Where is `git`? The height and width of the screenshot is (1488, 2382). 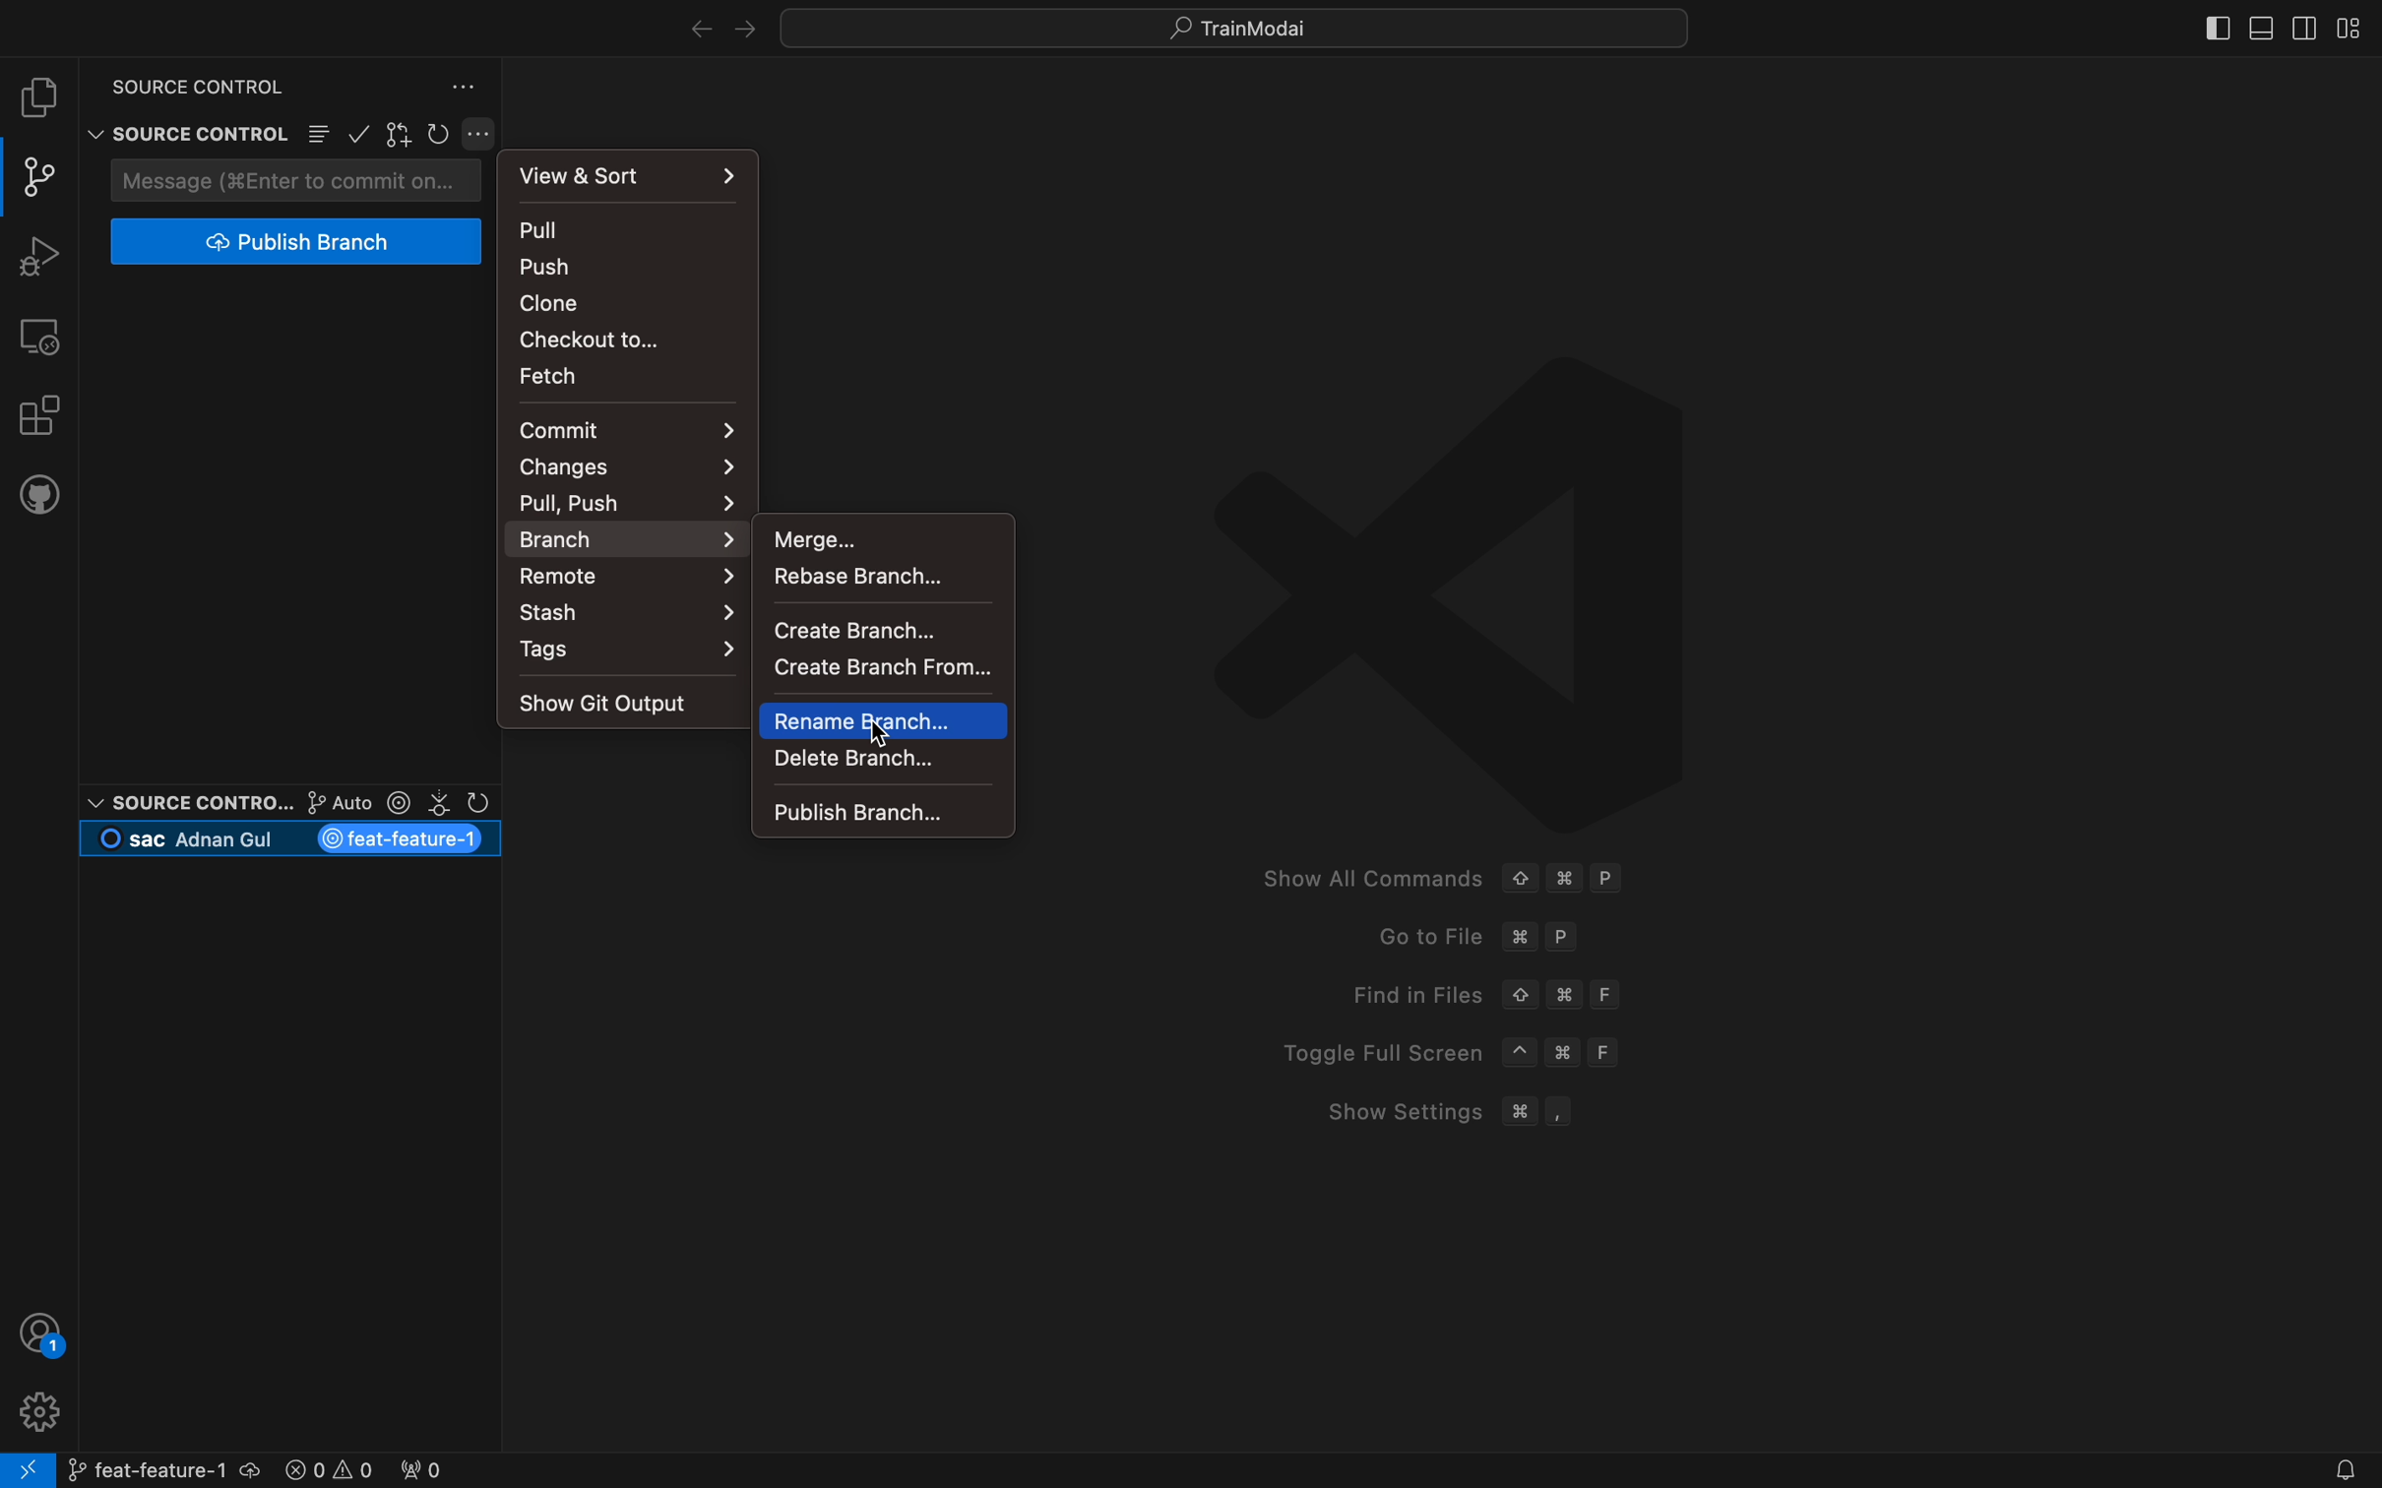 git is located at coordinates (43, 177).